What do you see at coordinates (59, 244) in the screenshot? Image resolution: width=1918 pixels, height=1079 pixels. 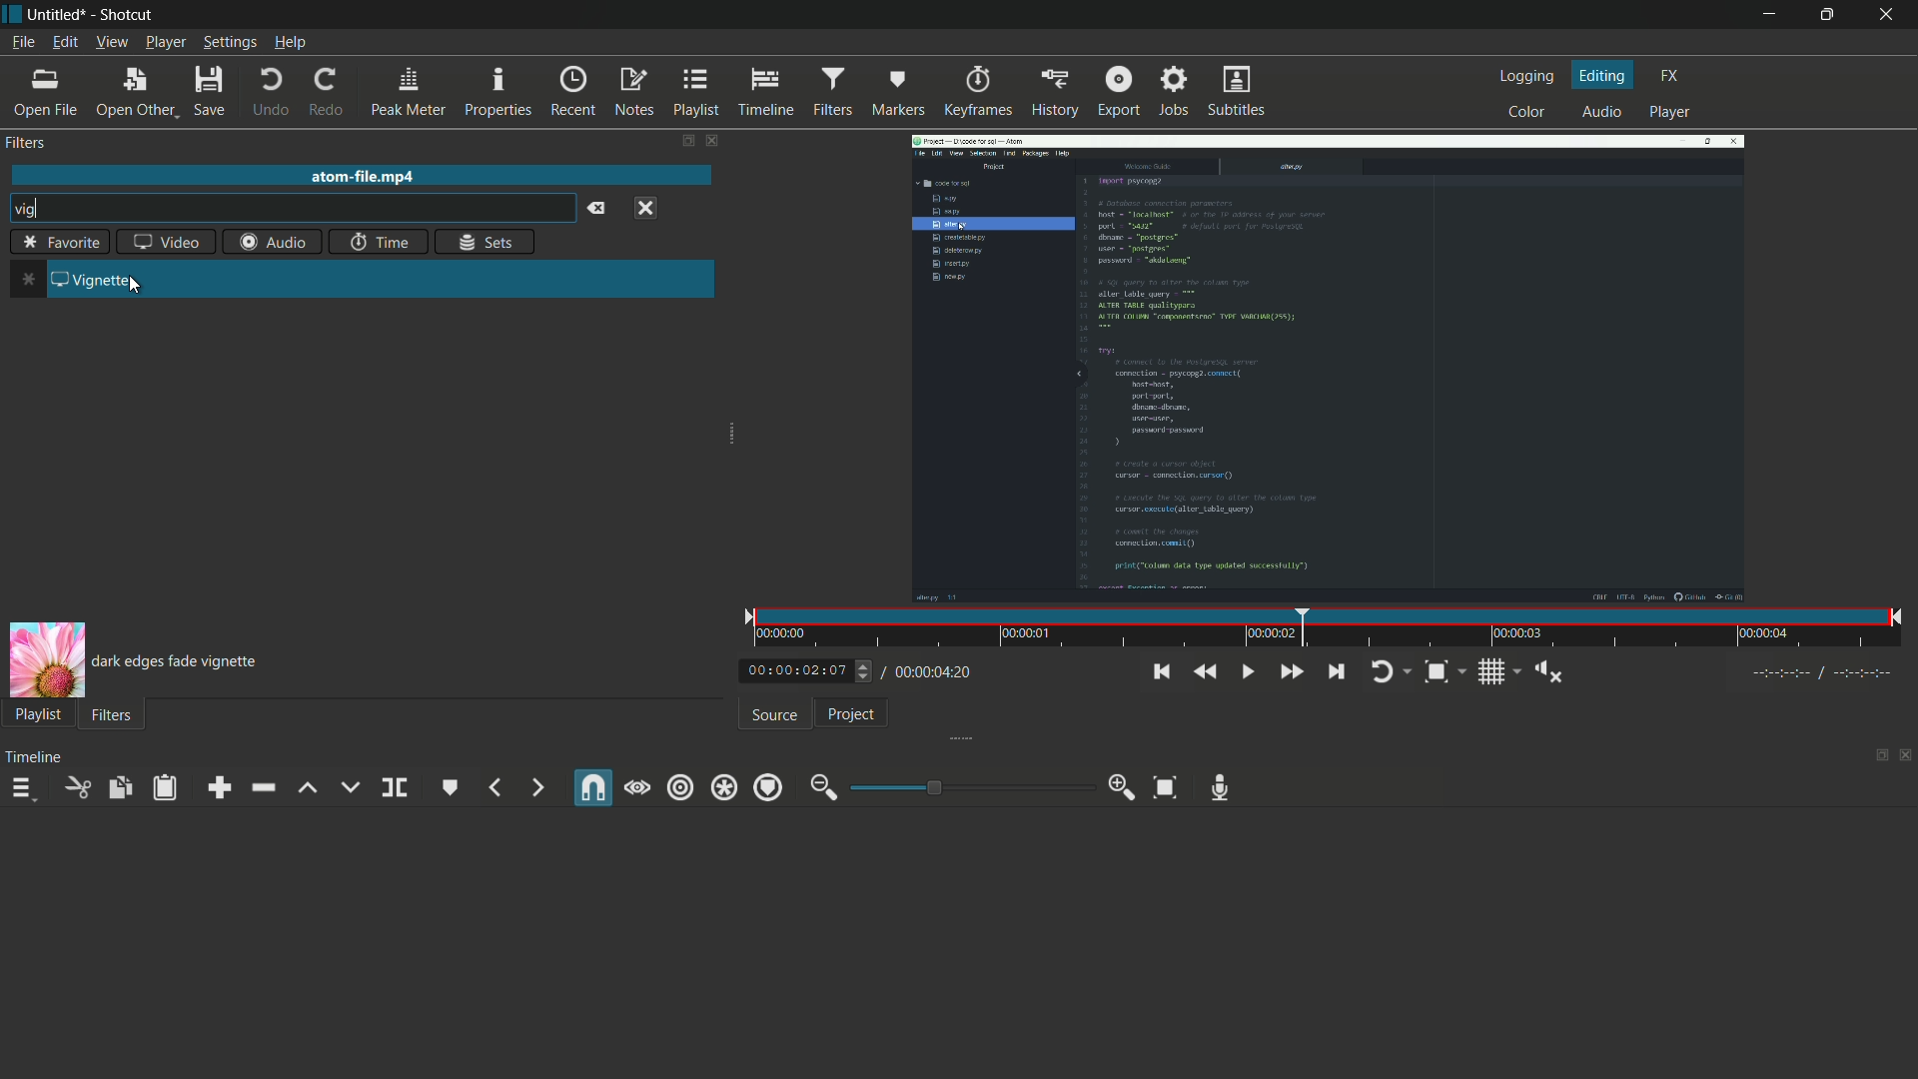 I see `favorite` at bounding box center [59, 244].